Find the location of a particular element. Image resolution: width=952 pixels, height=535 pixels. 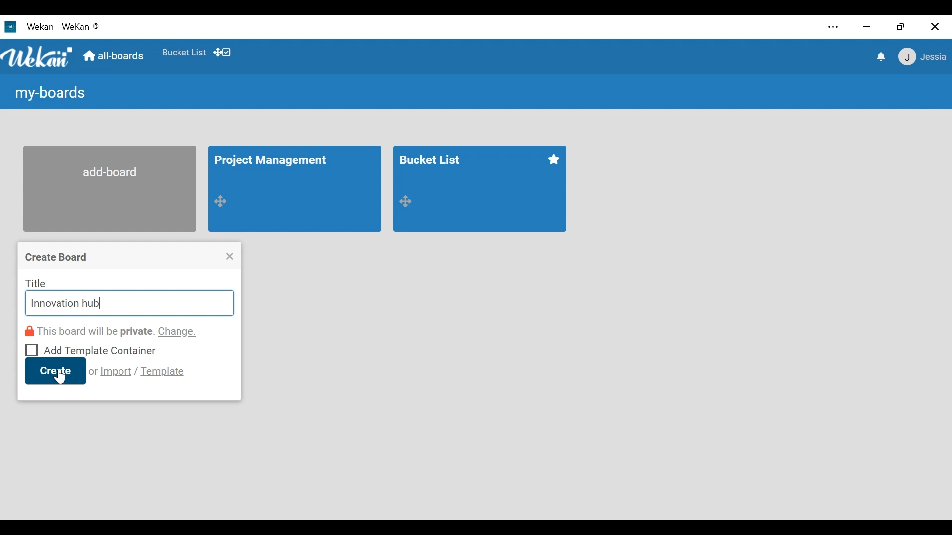

Title is located at coordinates (36, 283).